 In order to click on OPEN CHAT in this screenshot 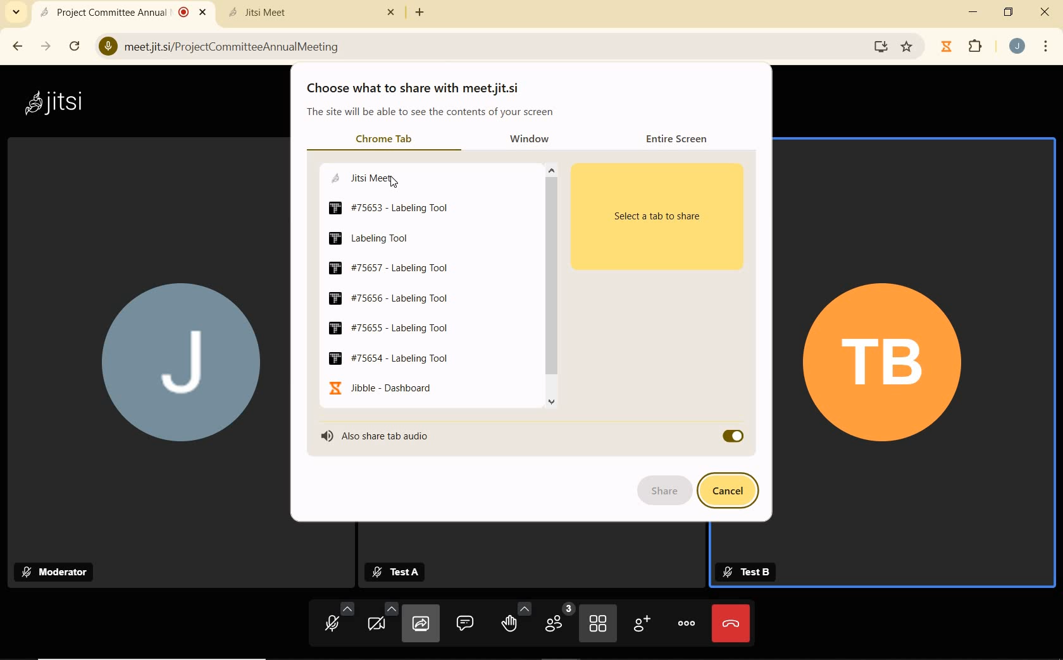, I will do `click(465, 622)`.